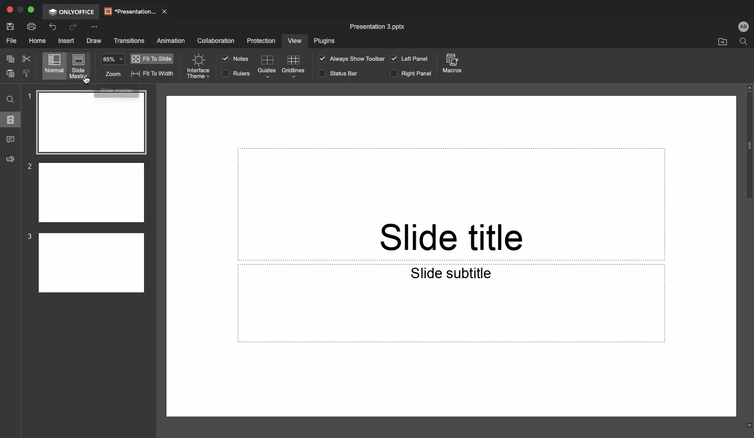 This screenshot has height=438, width=754. Describe the element at coordinates (412, 74) in the screenshot. I see `Right panel` at that location.